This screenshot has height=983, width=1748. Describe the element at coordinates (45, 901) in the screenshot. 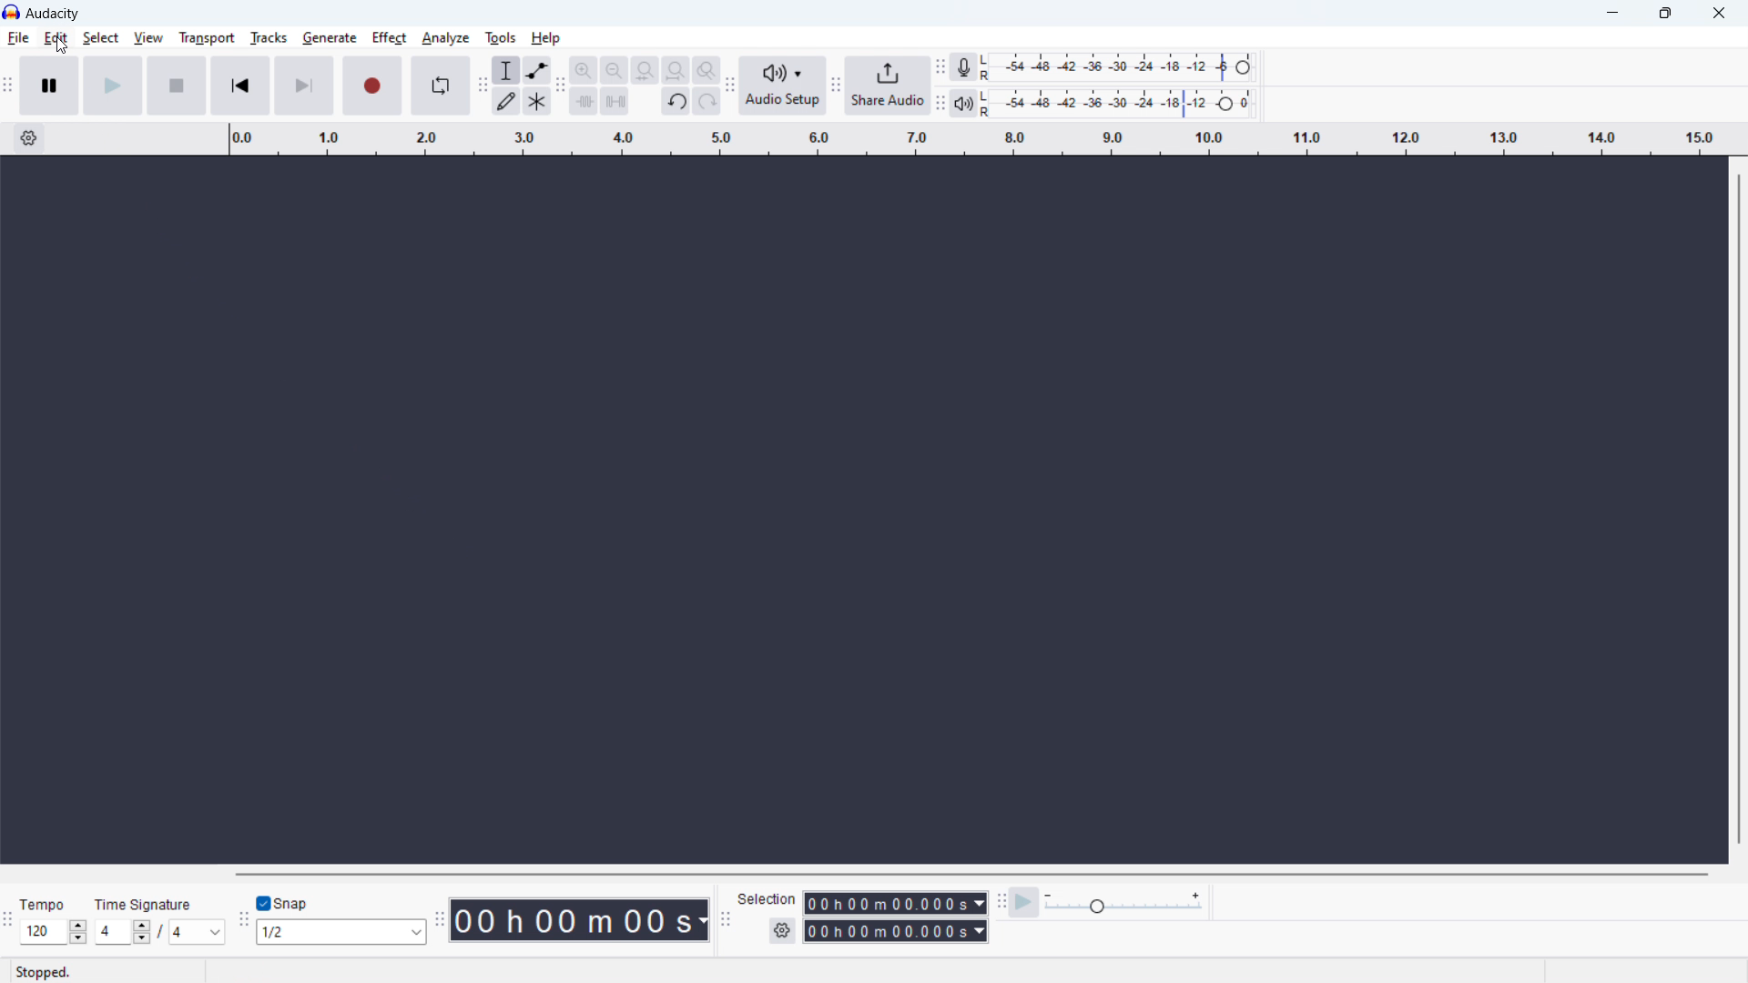

I see `Tempo` at that location.